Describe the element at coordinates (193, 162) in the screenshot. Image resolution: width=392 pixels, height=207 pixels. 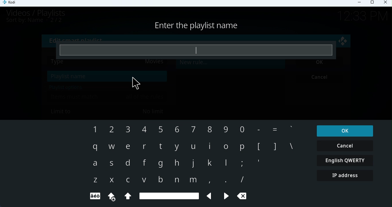
I see `Keyboard` at that location.